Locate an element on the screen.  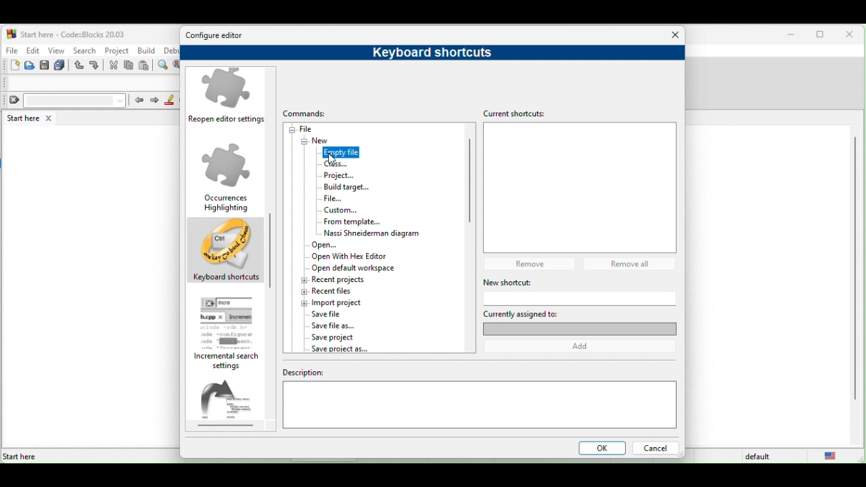
start here is located at coordinates (32, 118).